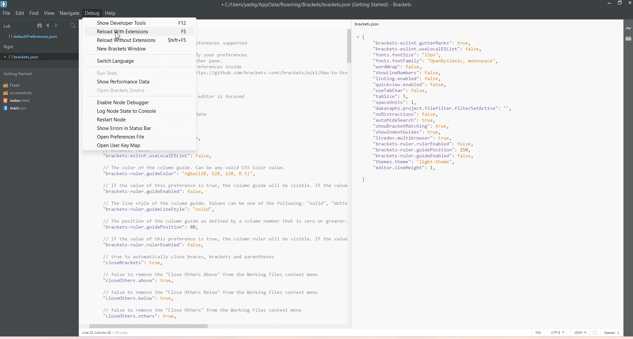  What do you see at coordinates (137, 111) in the screenshot?
I see `Log node state to console` at bounding box center [137, 111].